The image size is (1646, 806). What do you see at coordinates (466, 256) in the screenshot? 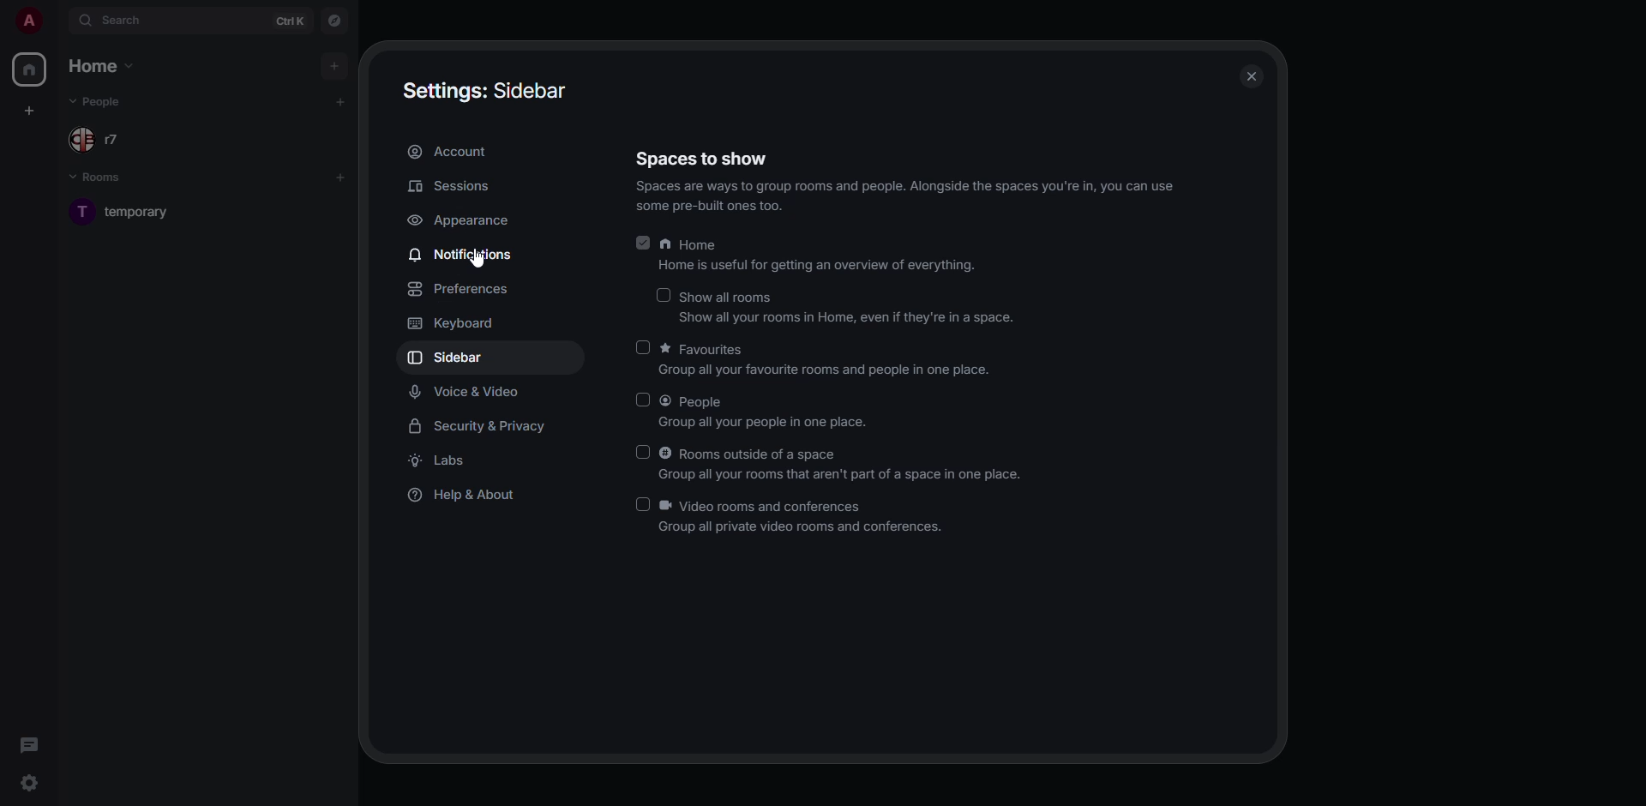
I see `notifications` at bounding box center [466, 256].